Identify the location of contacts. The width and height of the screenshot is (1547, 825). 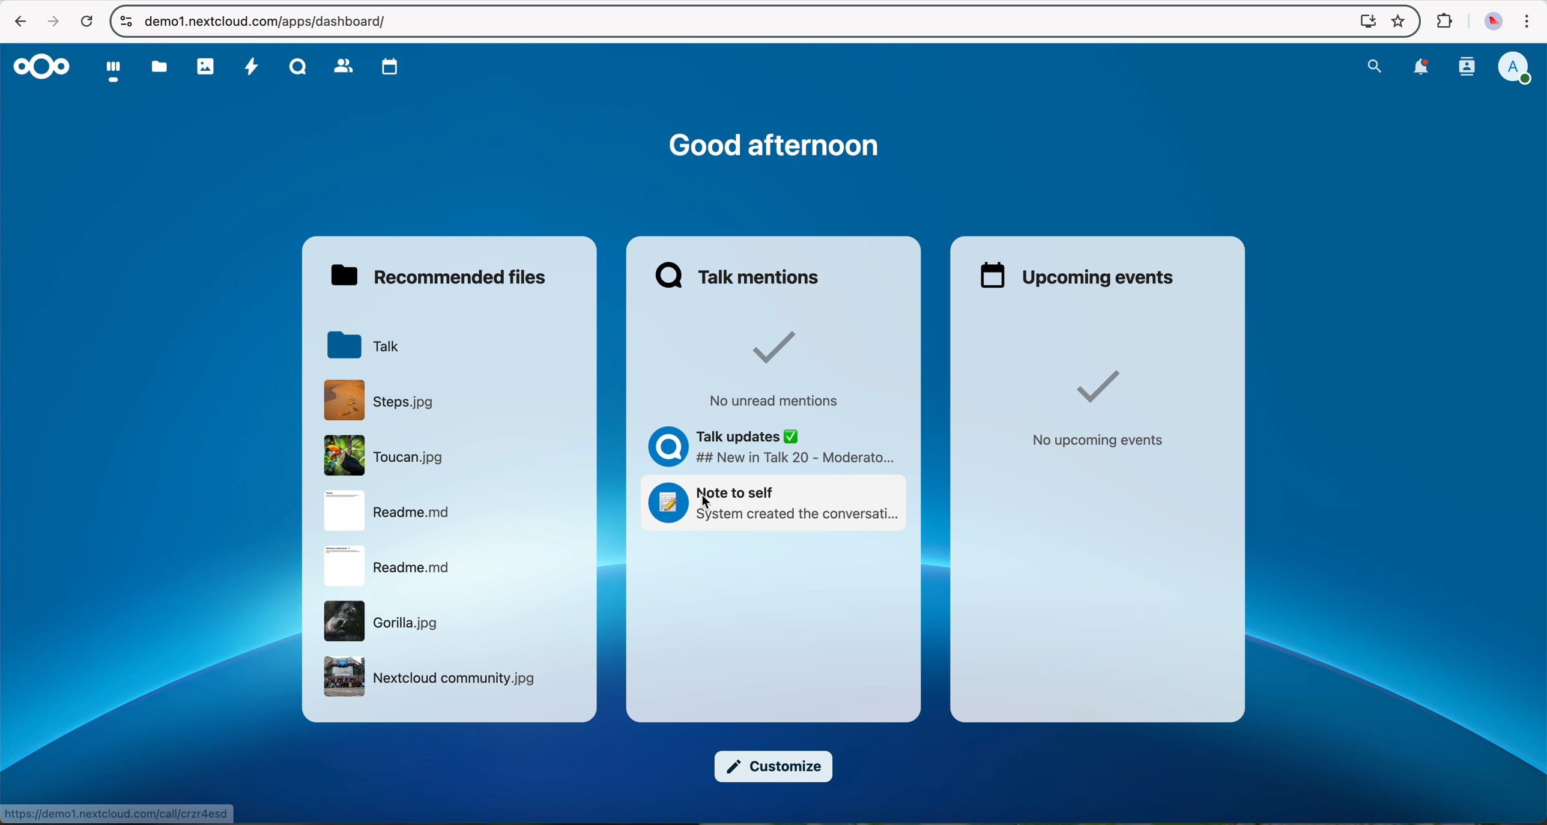
(1468, 68).